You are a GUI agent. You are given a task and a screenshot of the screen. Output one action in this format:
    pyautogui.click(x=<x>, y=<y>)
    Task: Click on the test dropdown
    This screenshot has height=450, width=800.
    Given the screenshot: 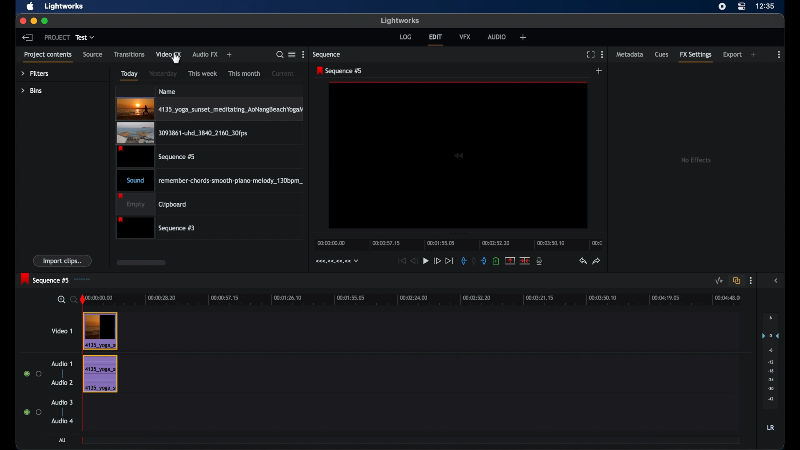 What is the action you would take?
    pyautogui.click(x=85, y=37)
    